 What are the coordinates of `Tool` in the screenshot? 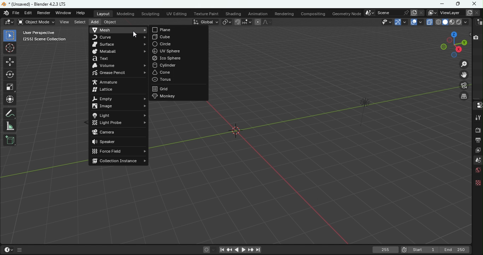 It's located at (478, 117).